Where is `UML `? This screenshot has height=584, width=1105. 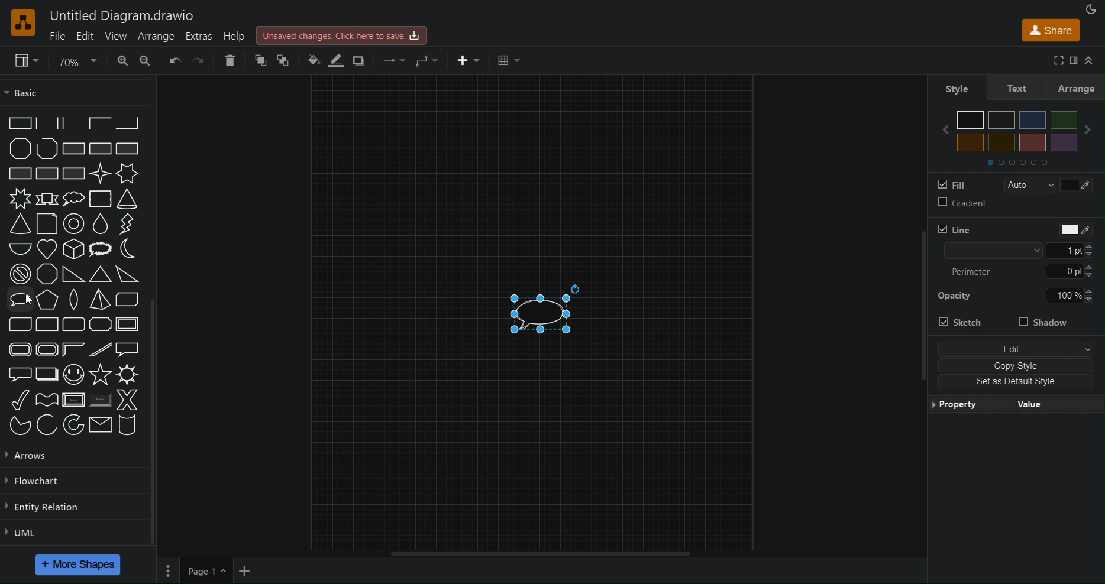
UML  is located at coordinates (27, 535).